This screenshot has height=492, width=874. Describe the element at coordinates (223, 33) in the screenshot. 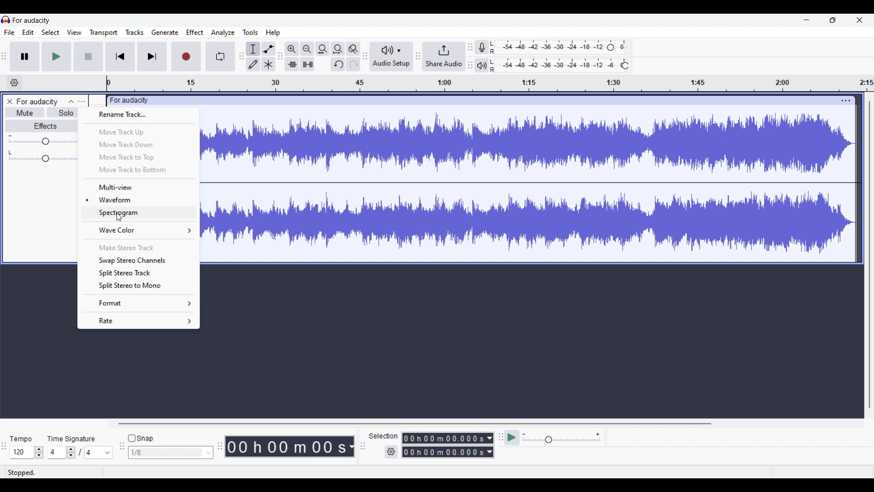

I see `Analyze menu` at that location.